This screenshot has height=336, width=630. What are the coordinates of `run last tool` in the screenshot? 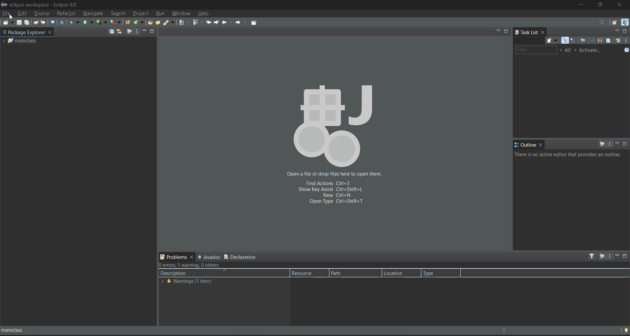 It's located at (115, 22).